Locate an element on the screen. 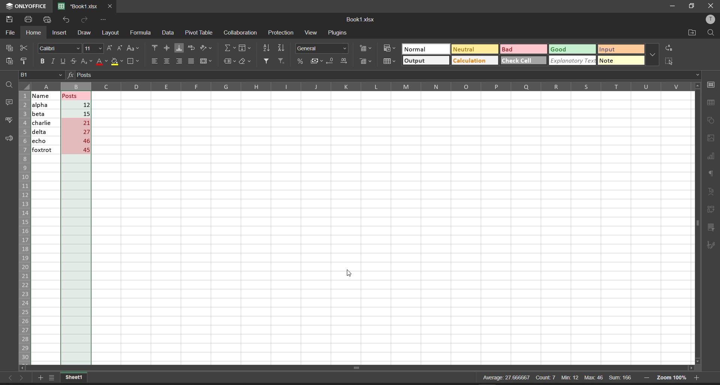 Image resolution: width=720 pixels, height=385 pixels. list of sheets is located at coordinates (52, 377).